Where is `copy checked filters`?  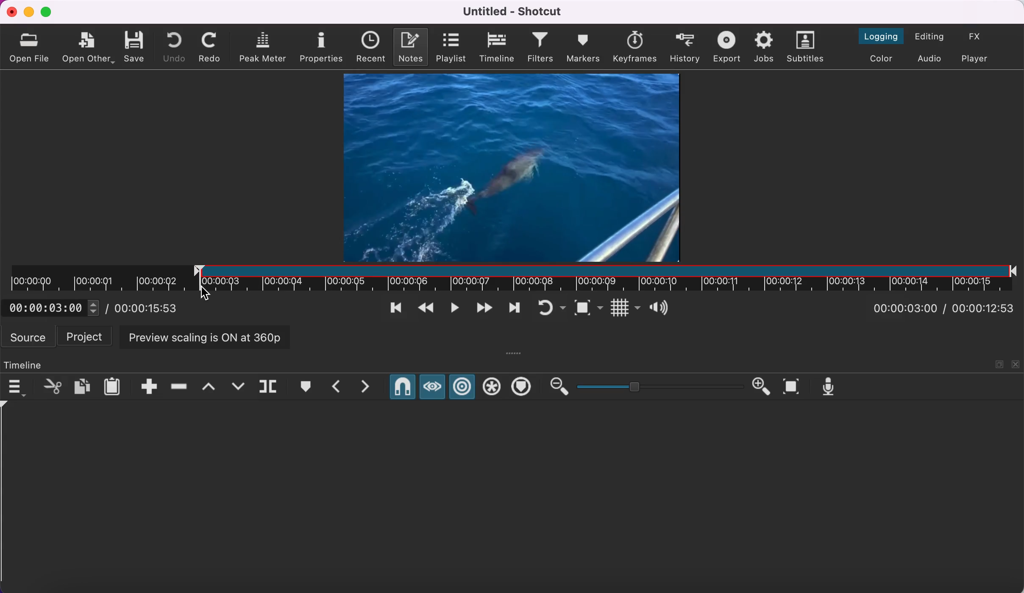 copy checked filters is located at coordinates (81, 386).